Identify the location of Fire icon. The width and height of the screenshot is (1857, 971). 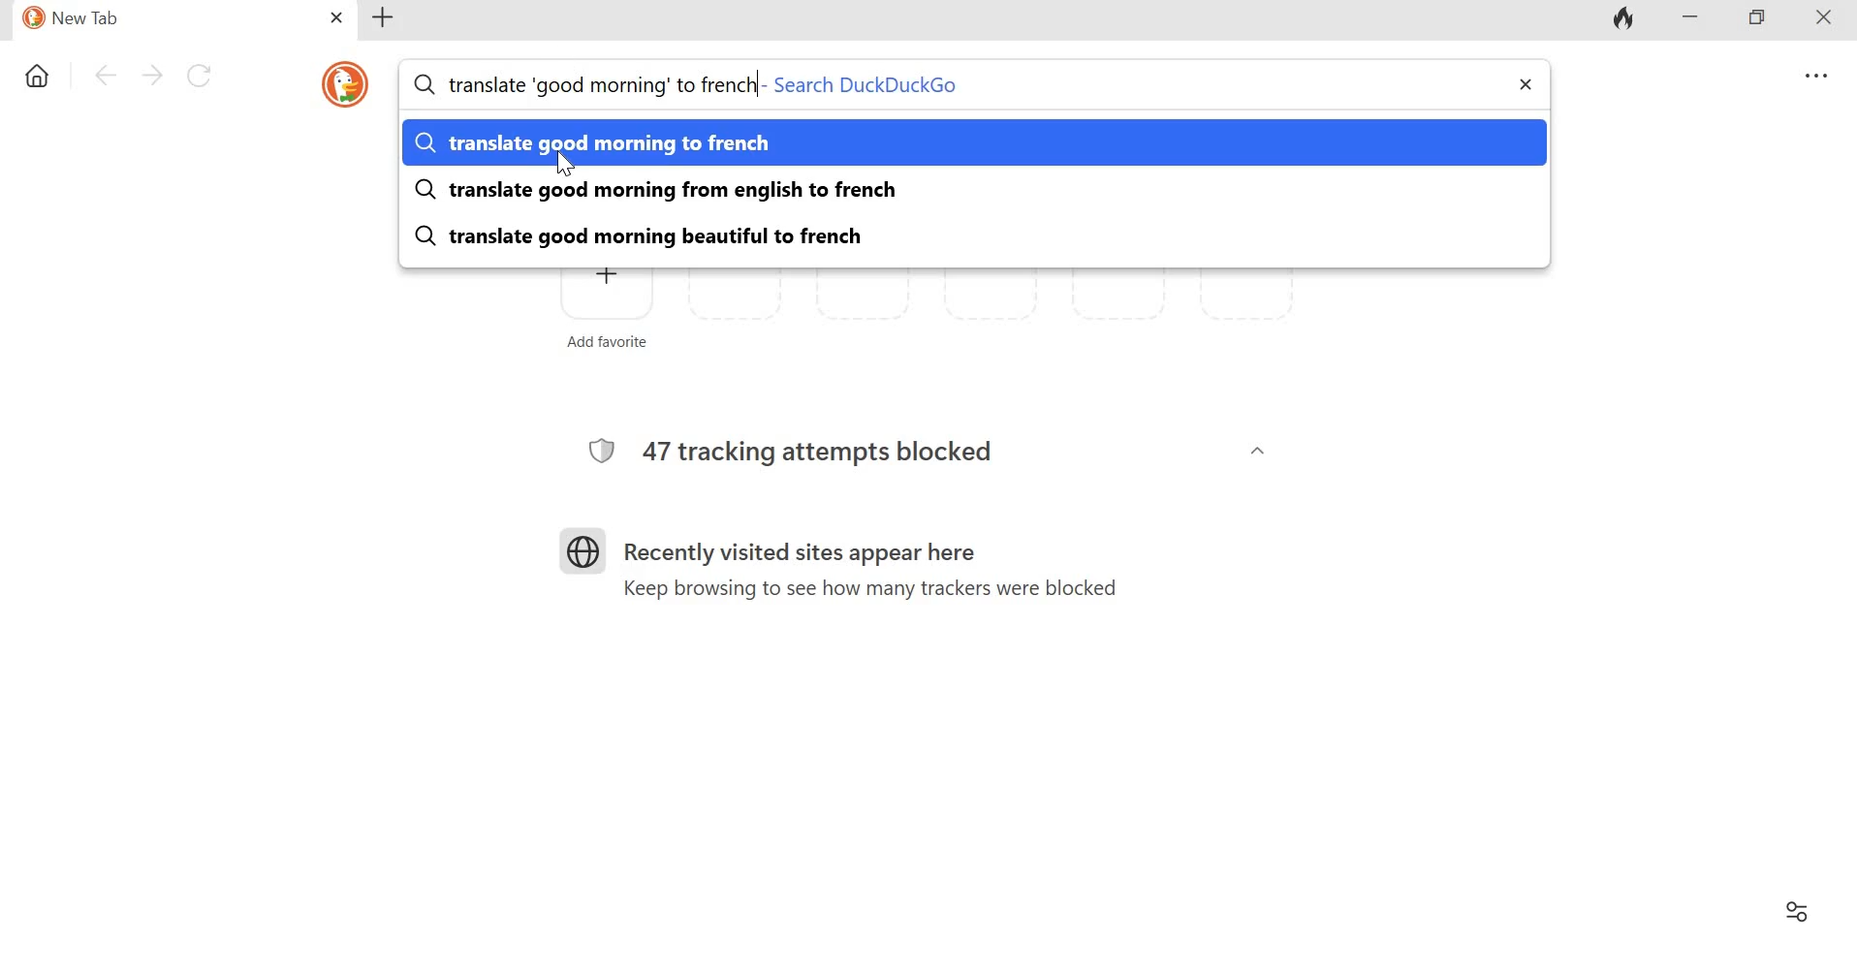
(1629, 18).